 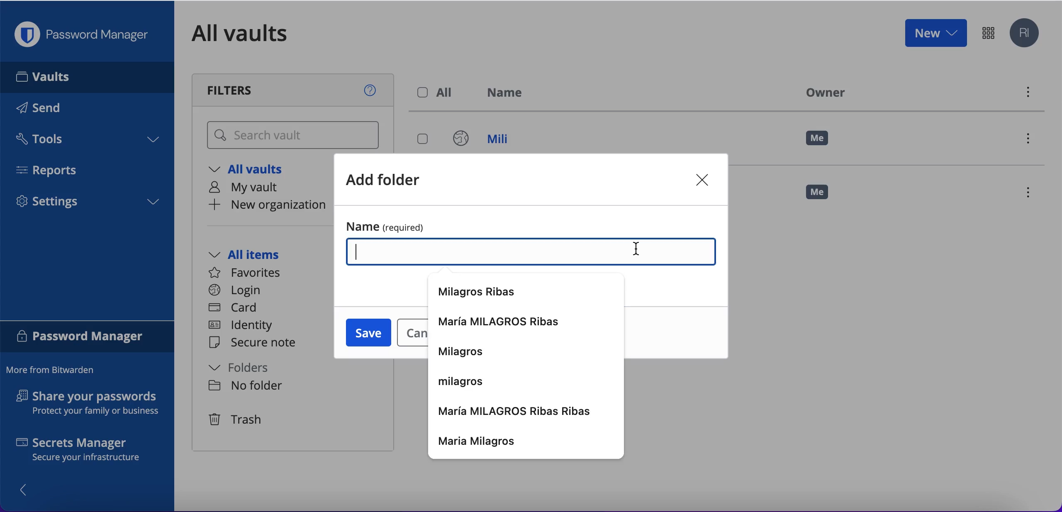 What do you see at coordinates (267, 205) in the screenshot?
I see `new organization` at bounding box center [267, 205].